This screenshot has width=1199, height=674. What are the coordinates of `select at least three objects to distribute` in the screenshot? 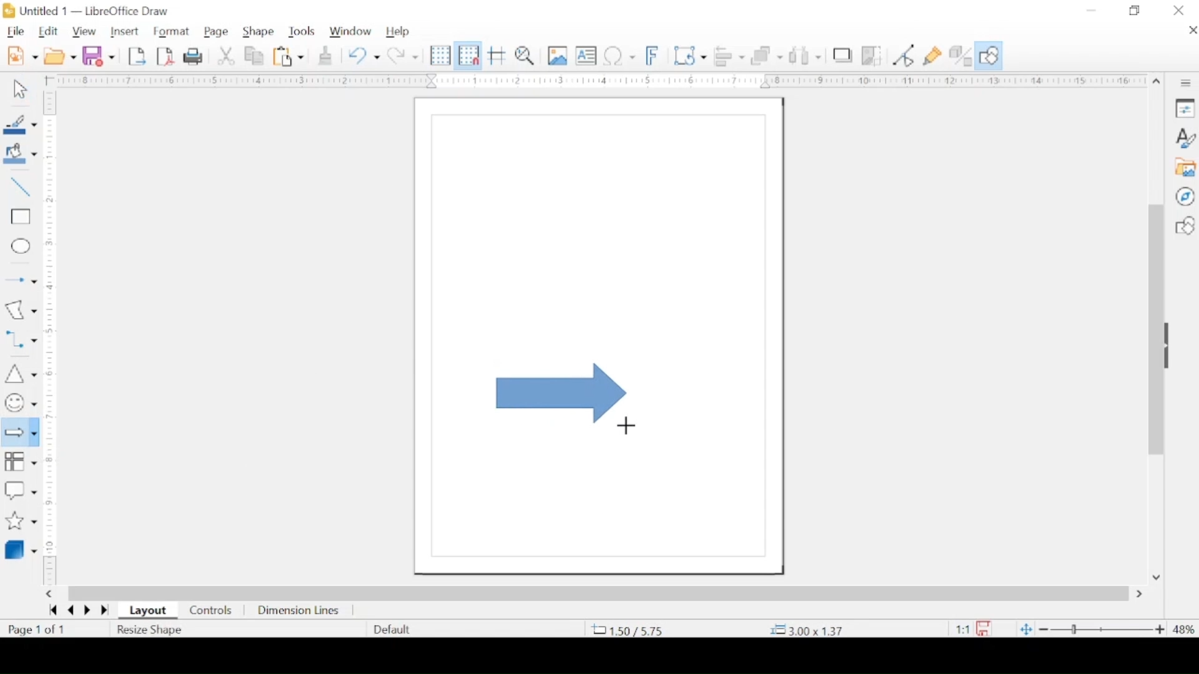 It's located at (806, 55).